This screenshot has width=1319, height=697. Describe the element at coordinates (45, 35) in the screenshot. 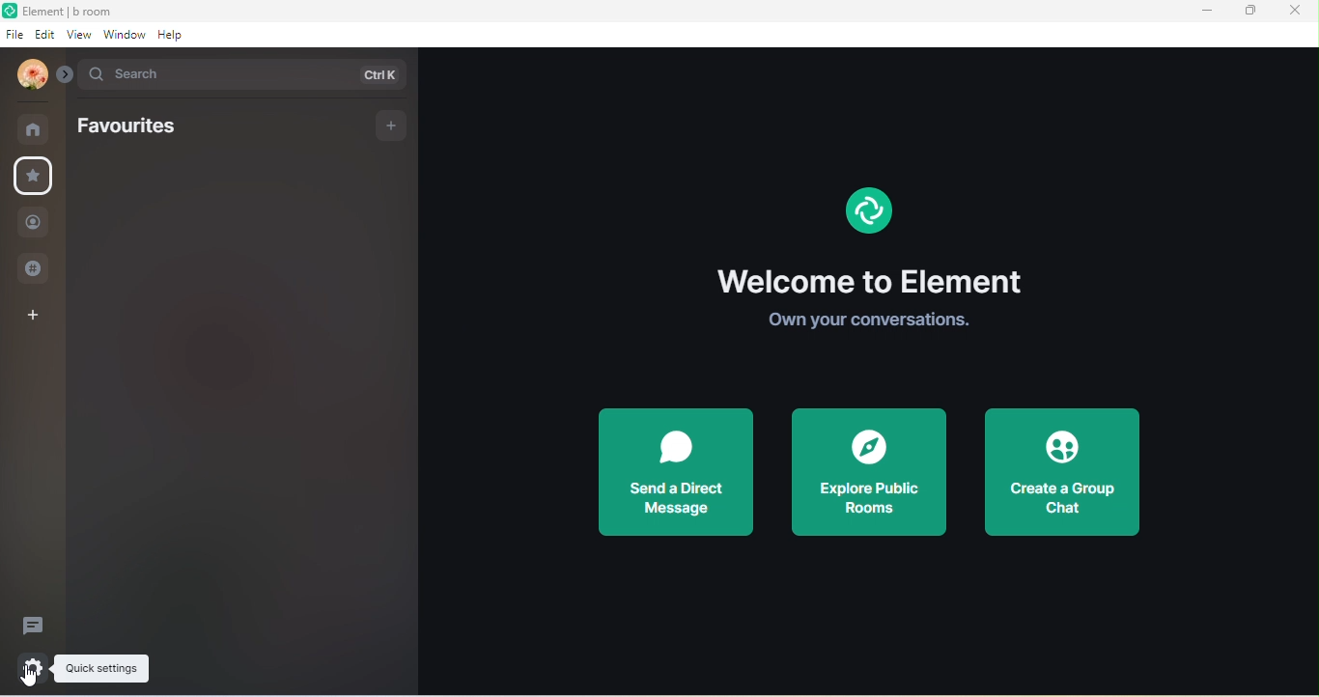

I see `edit` at that location.